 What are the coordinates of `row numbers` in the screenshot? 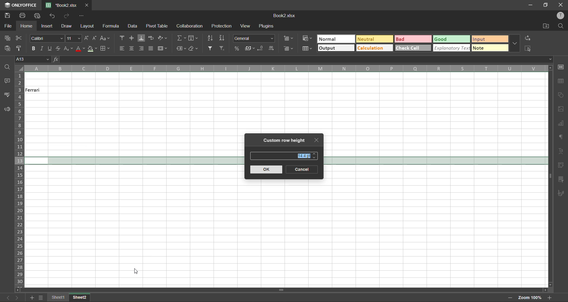 It's located at (20, 178).